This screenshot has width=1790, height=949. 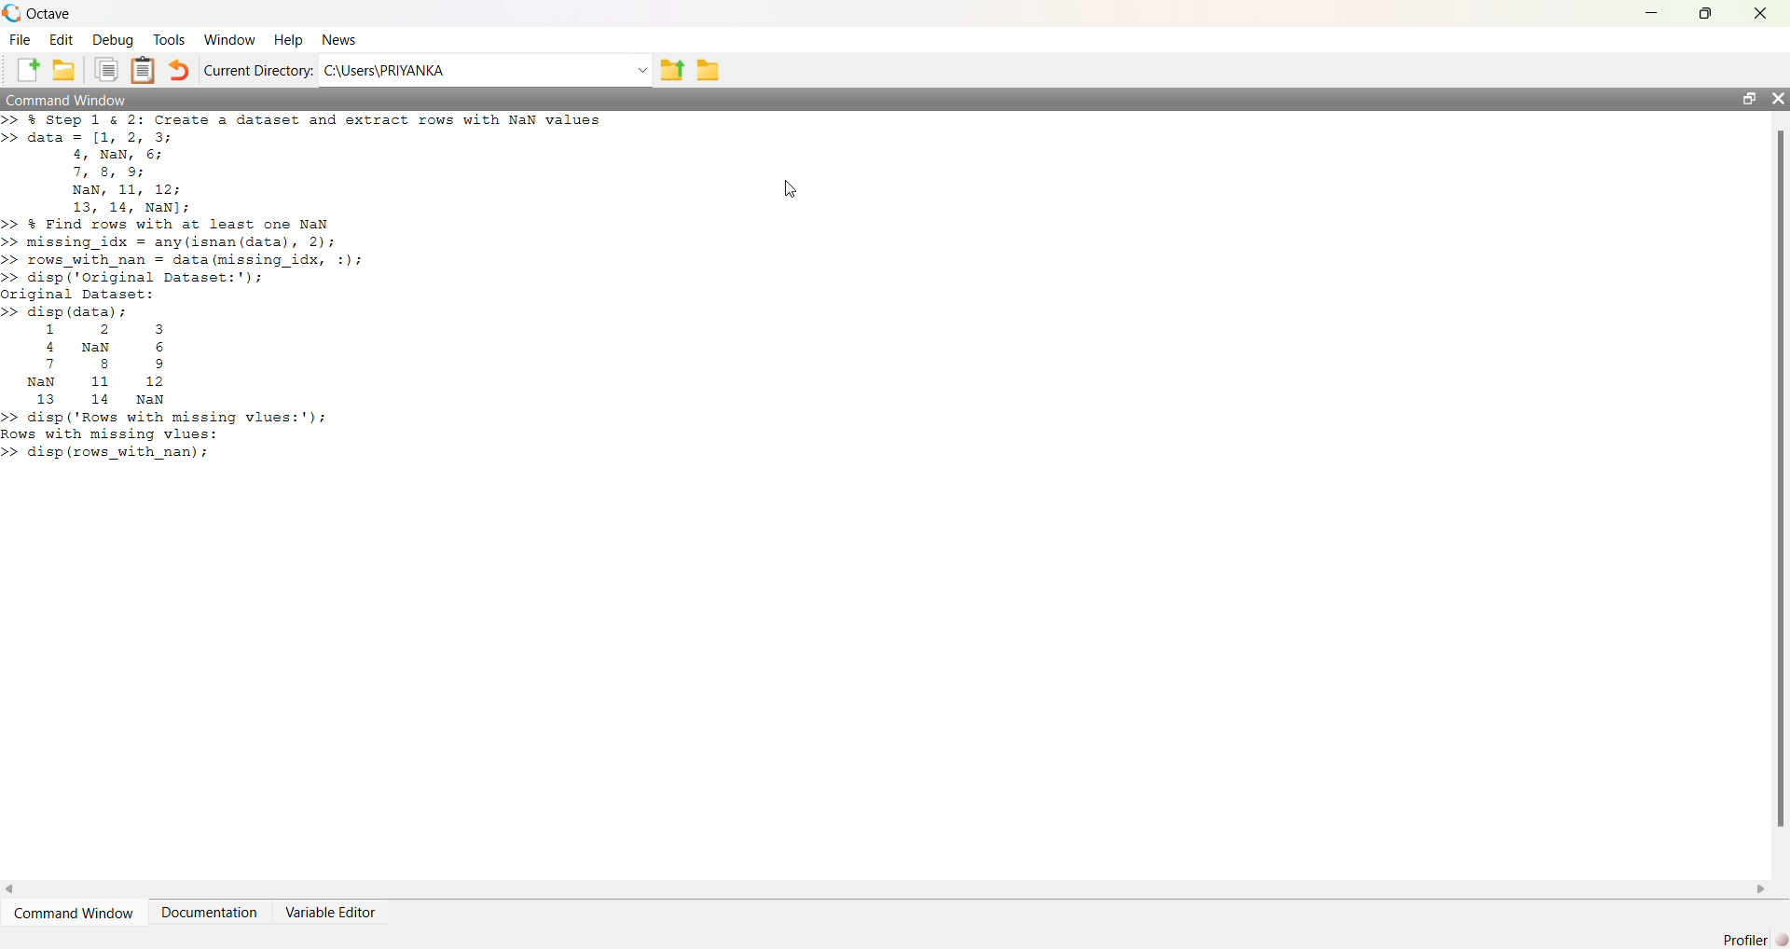 What do you see at coordinates (170, 39) in the screenshot?
I see `Tools` at bounding box center [170, 39].